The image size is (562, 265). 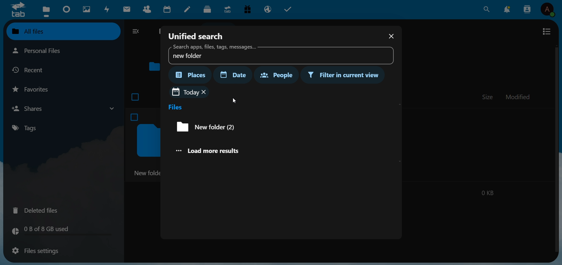 I want to click on tags, so click(x=29, y=128).